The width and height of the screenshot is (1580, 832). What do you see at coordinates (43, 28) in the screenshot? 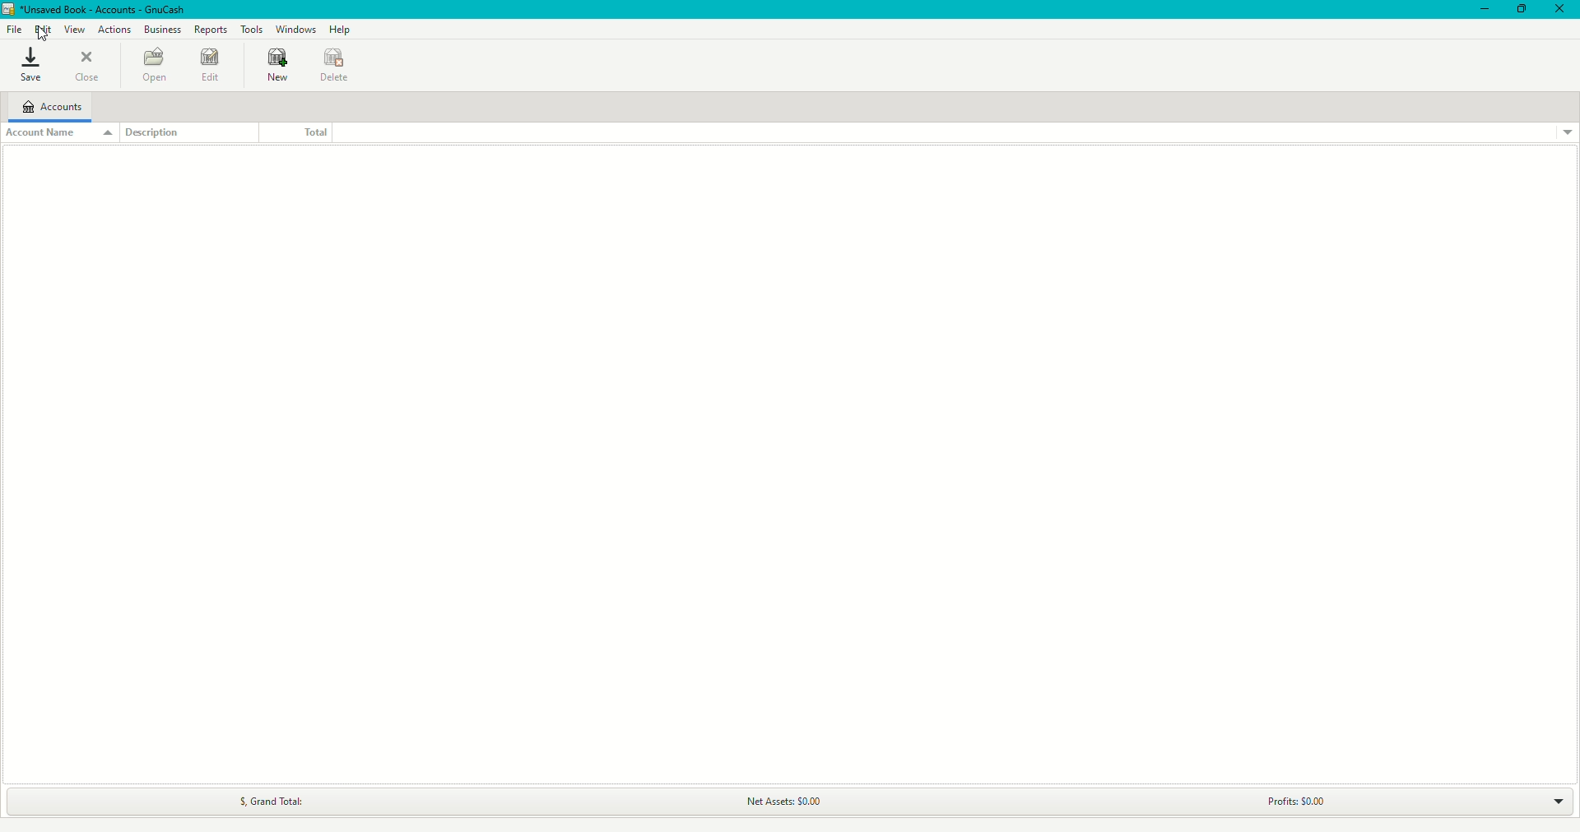
I see `Edit` at bounding box center [43, 28].